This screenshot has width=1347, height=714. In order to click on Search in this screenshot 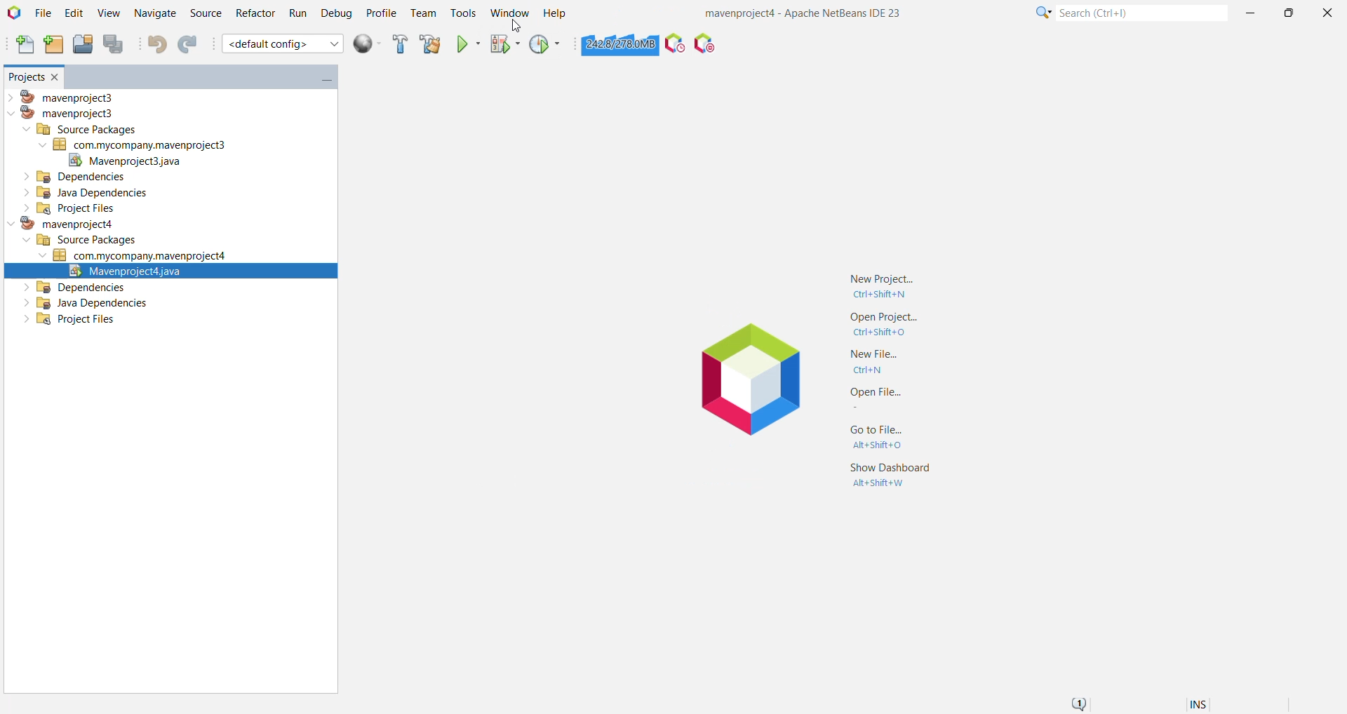, I will do `click(1140, 14)`.